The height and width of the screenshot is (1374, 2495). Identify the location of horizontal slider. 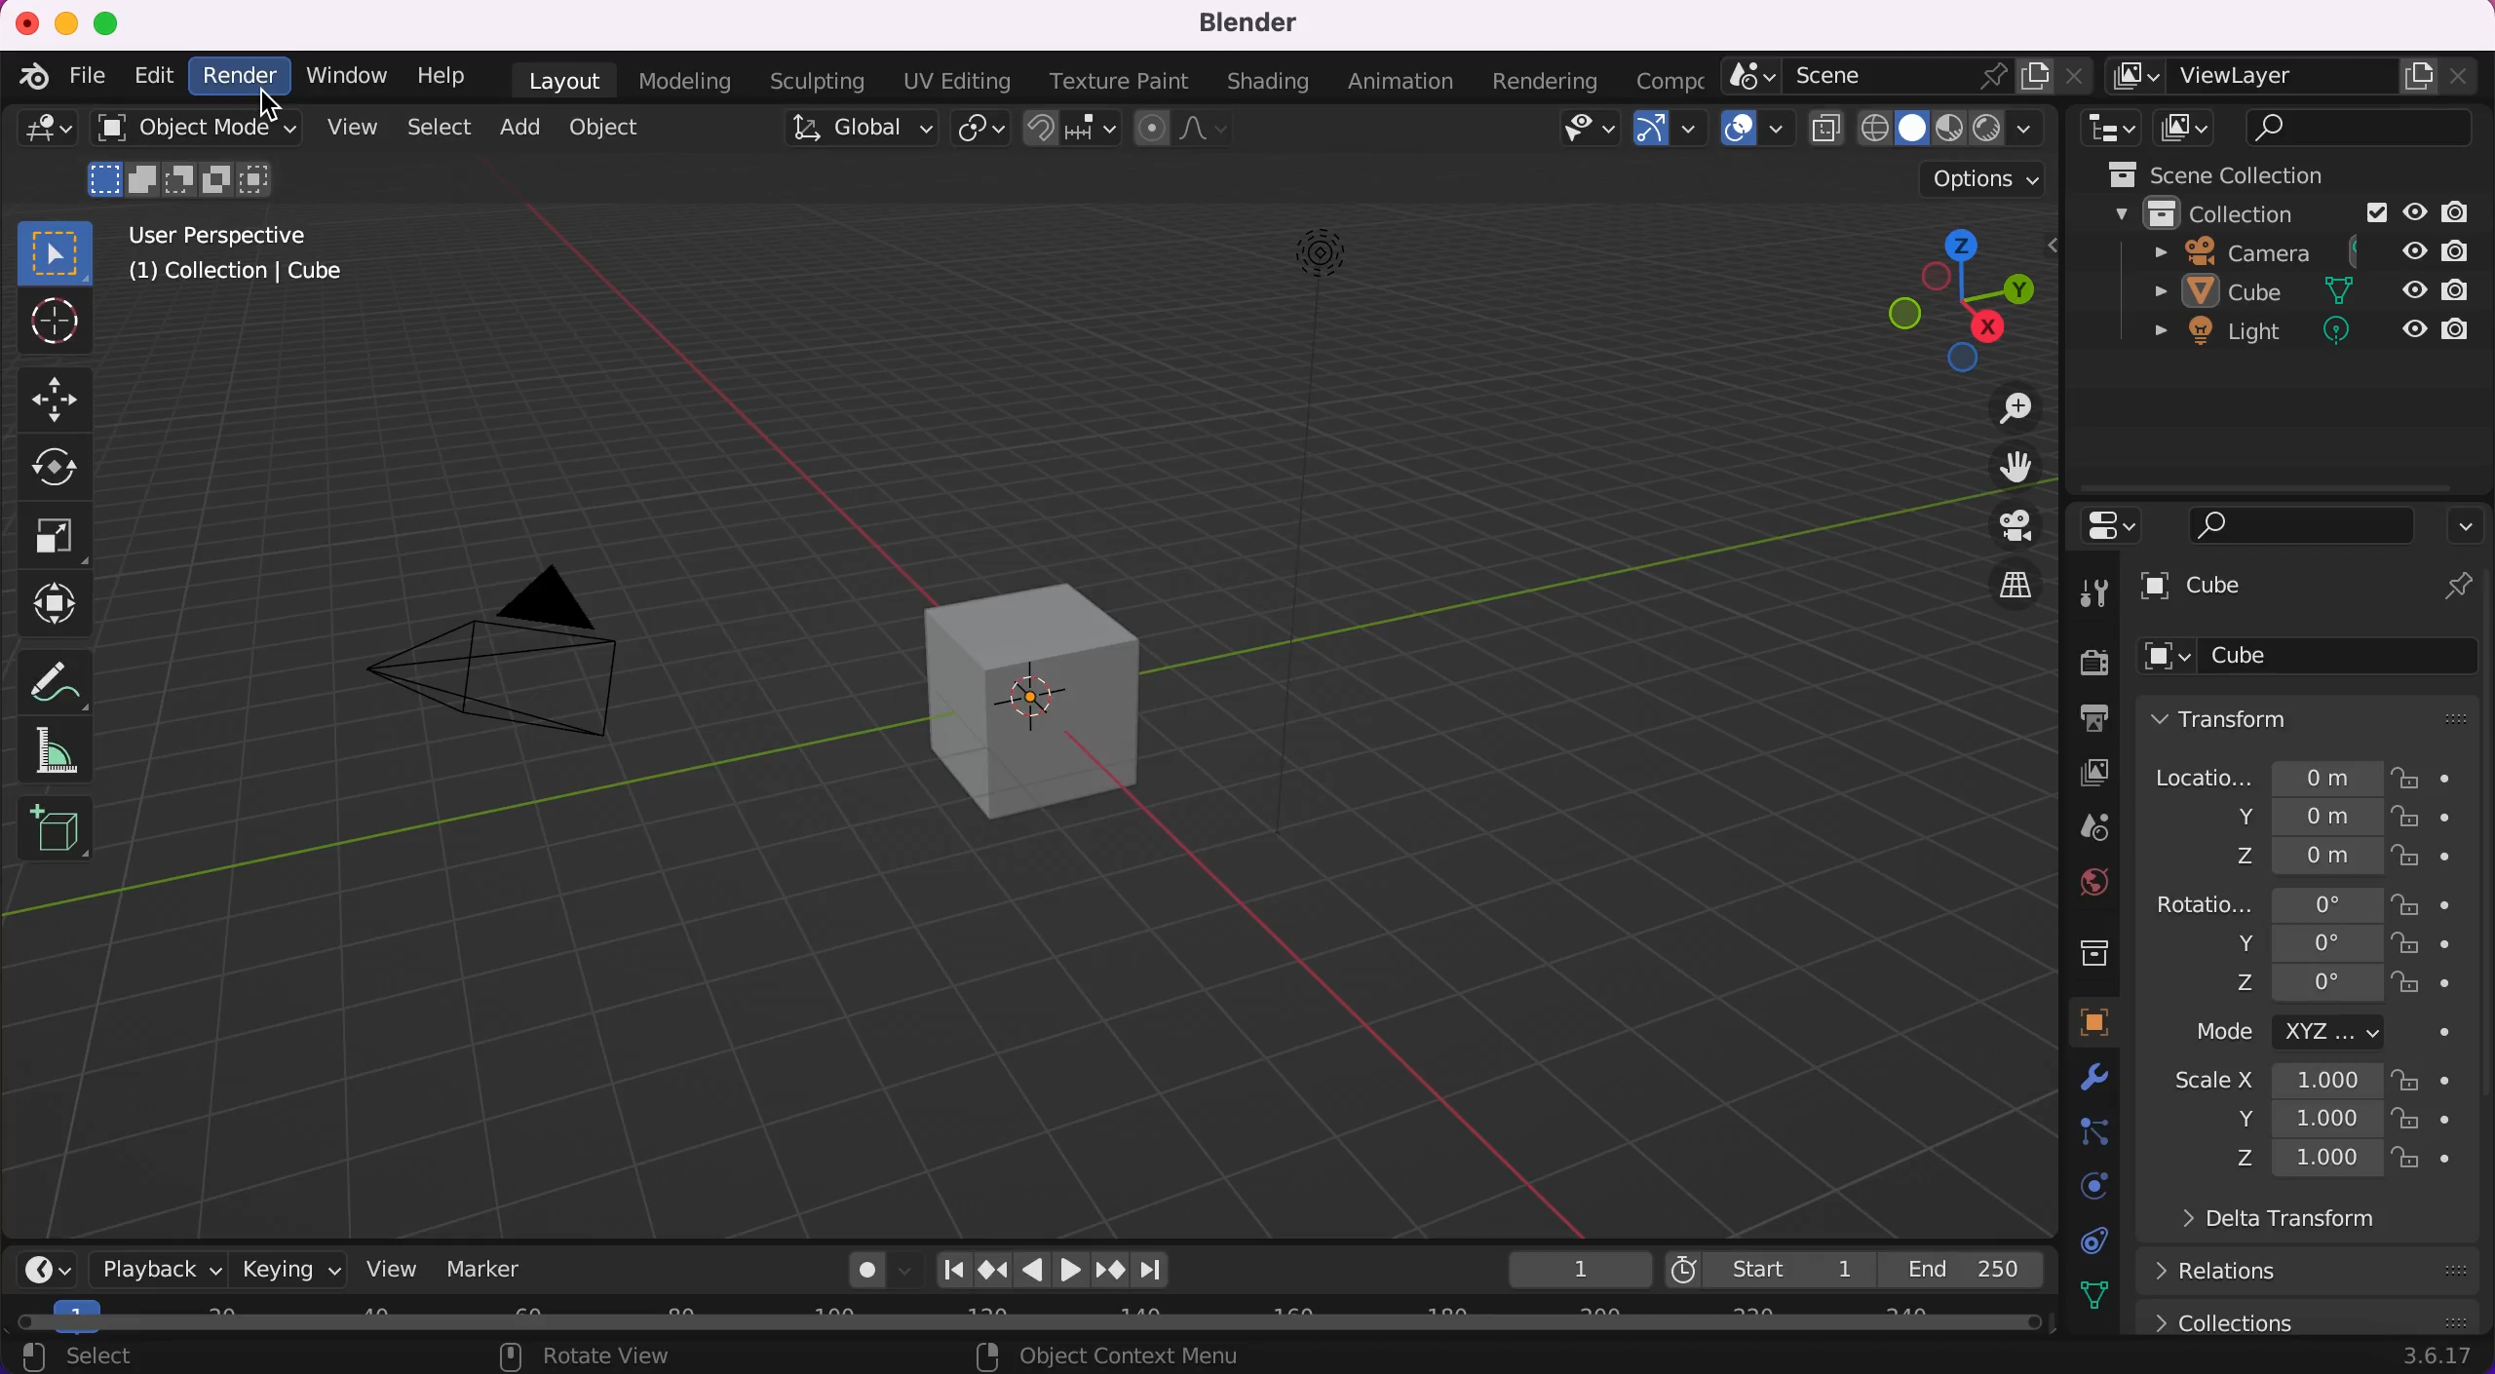
(1045, 1323).